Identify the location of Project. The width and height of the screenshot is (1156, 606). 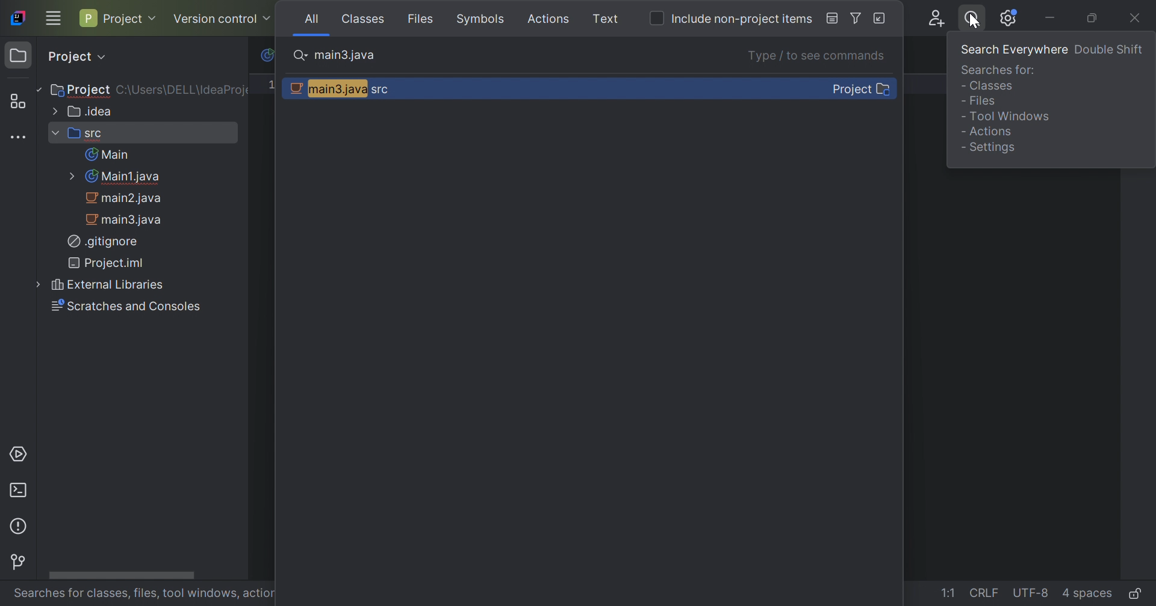
(860, 88).